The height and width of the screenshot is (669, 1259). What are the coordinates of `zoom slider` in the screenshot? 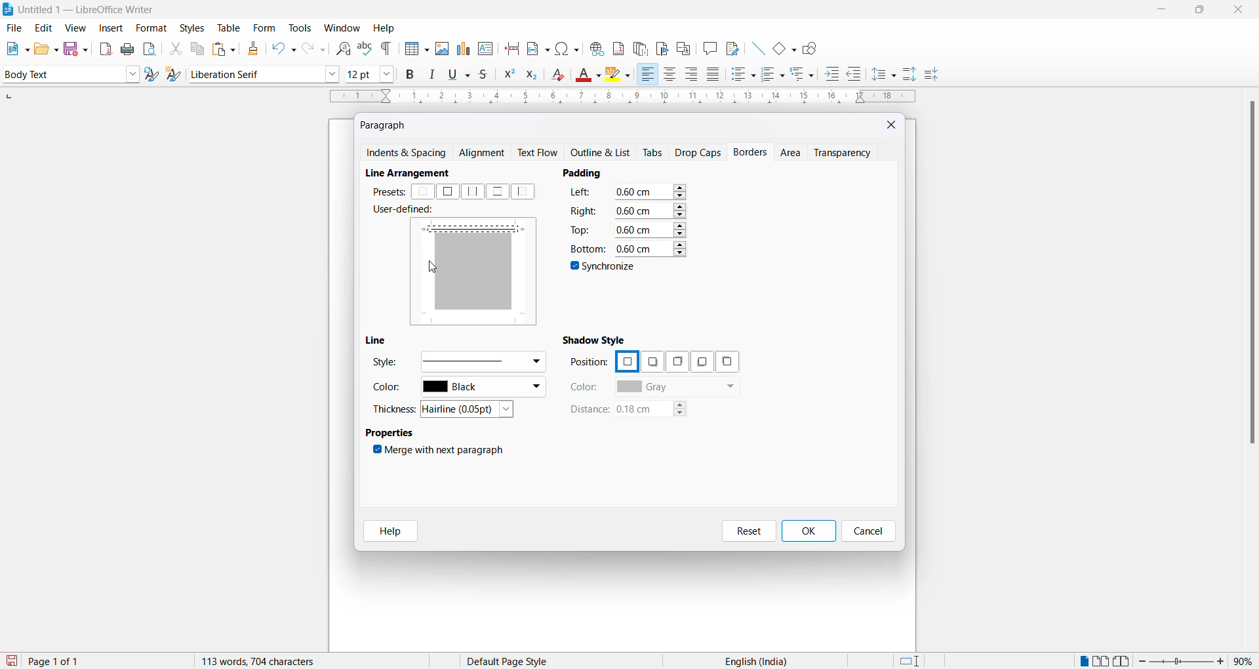 It's located at (1183, 661).